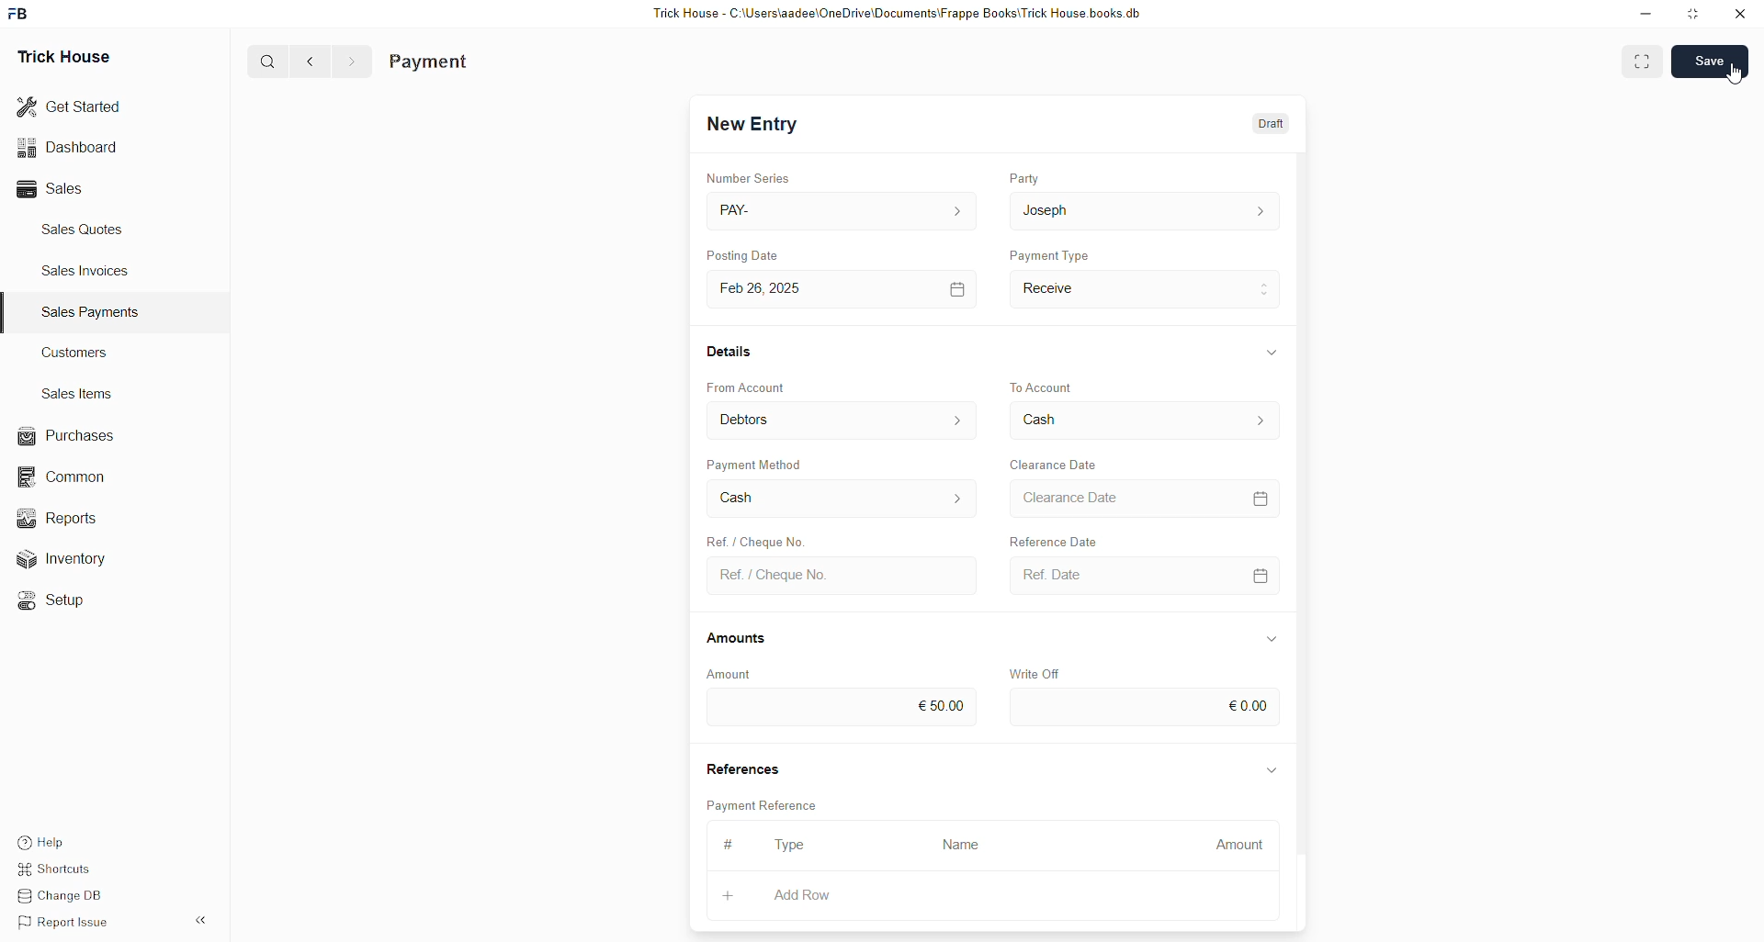 Image resolution: width=1764 pixels, height=942 pixels. Describe the element at coordinates (753, 539) in the screenshot. I see `Ref. / Cheque No.` at that location.